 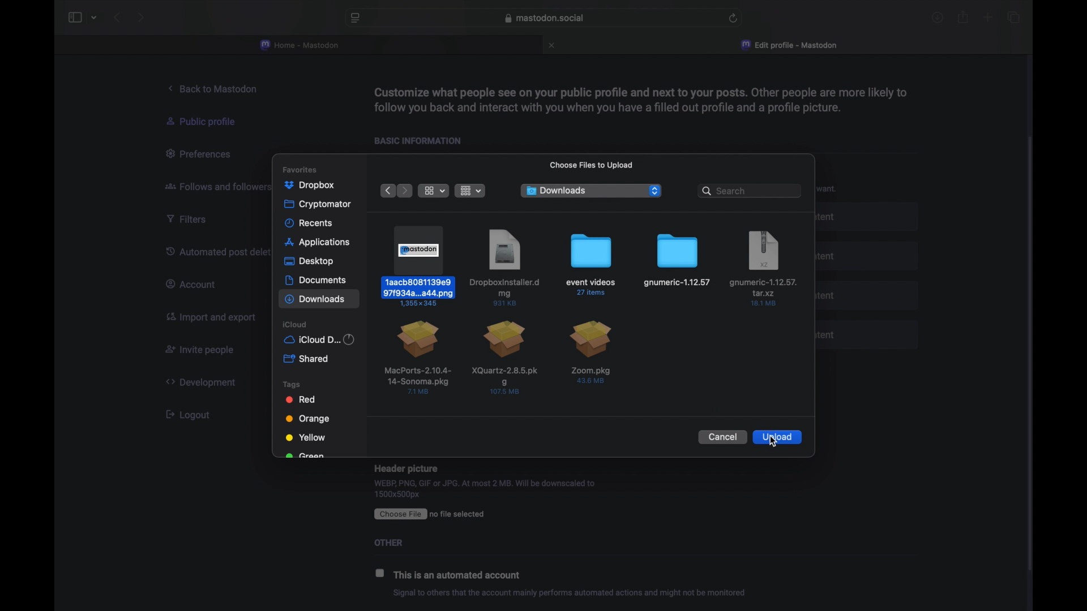 What do you see at coordinates (506, 357) in the screenshot?
I see `file` at bounding box center [506, 357].